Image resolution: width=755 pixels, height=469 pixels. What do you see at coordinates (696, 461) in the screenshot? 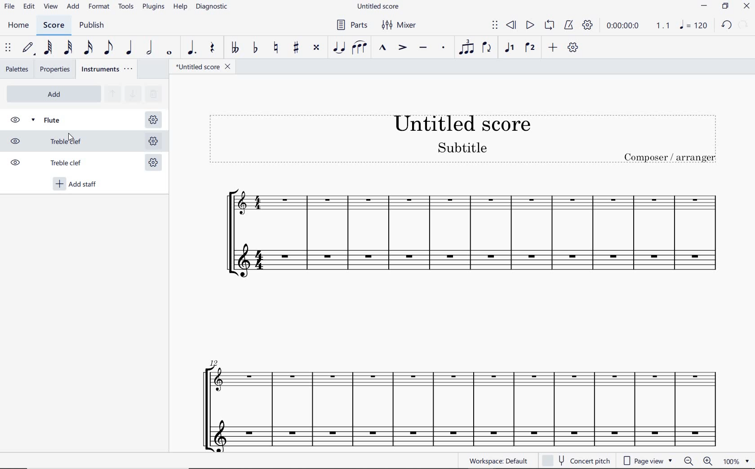
I see `zoom in or zoom out` at bounding box center [696, 461].